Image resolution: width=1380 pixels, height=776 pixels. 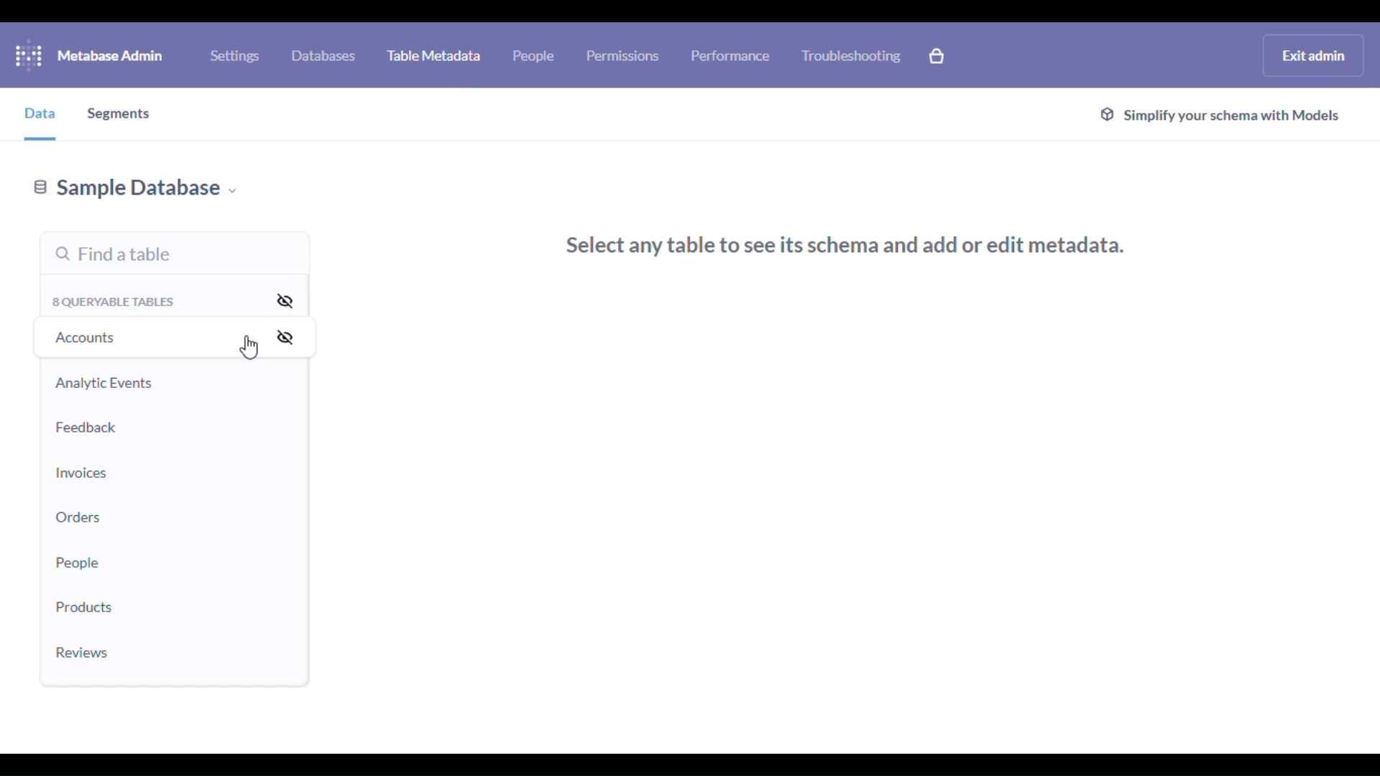 I want to click on people, so click(x=534, y=55).